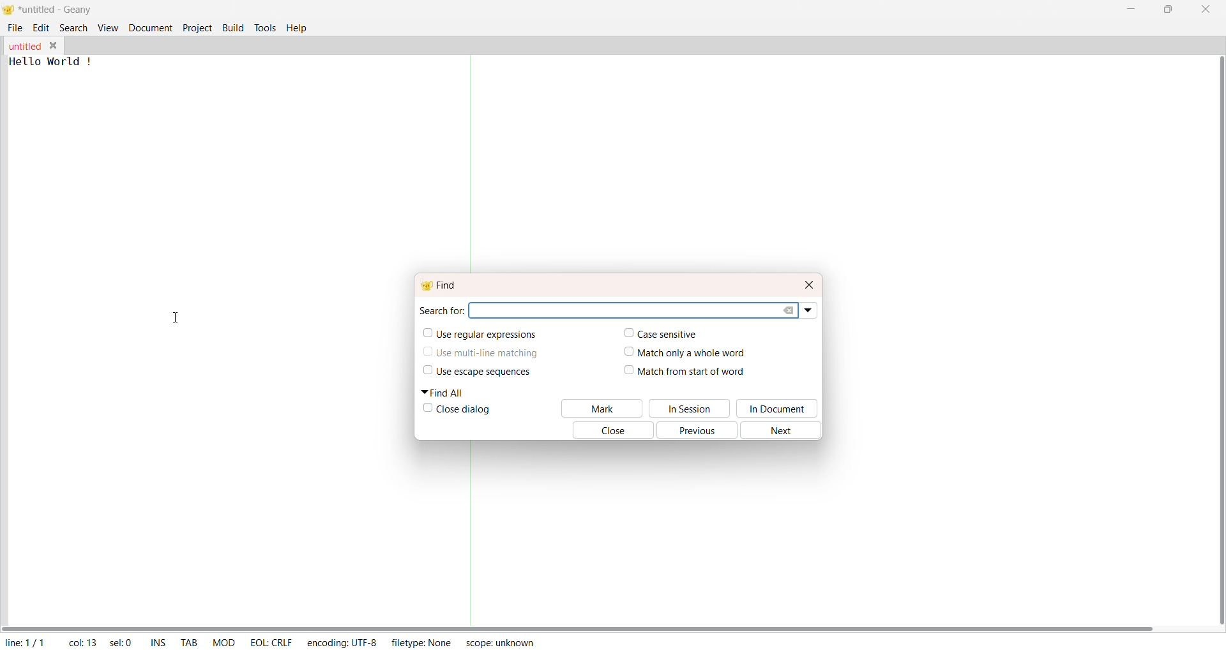 This screenshot has height=650, width=1226. Describe the element at coordinates (501, 644) in the screenshot. I see `Script Unknown` at that location.